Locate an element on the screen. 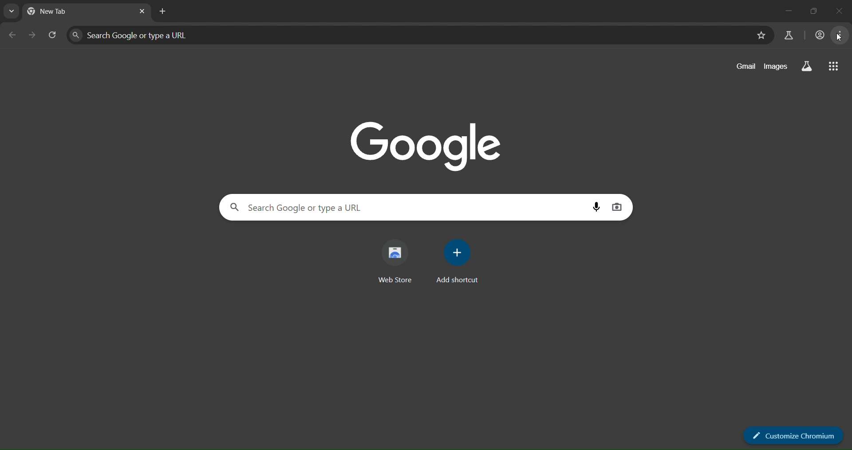 The height and width of the screenshot is (450, 852). minimize is located at coordinates (784, 10).